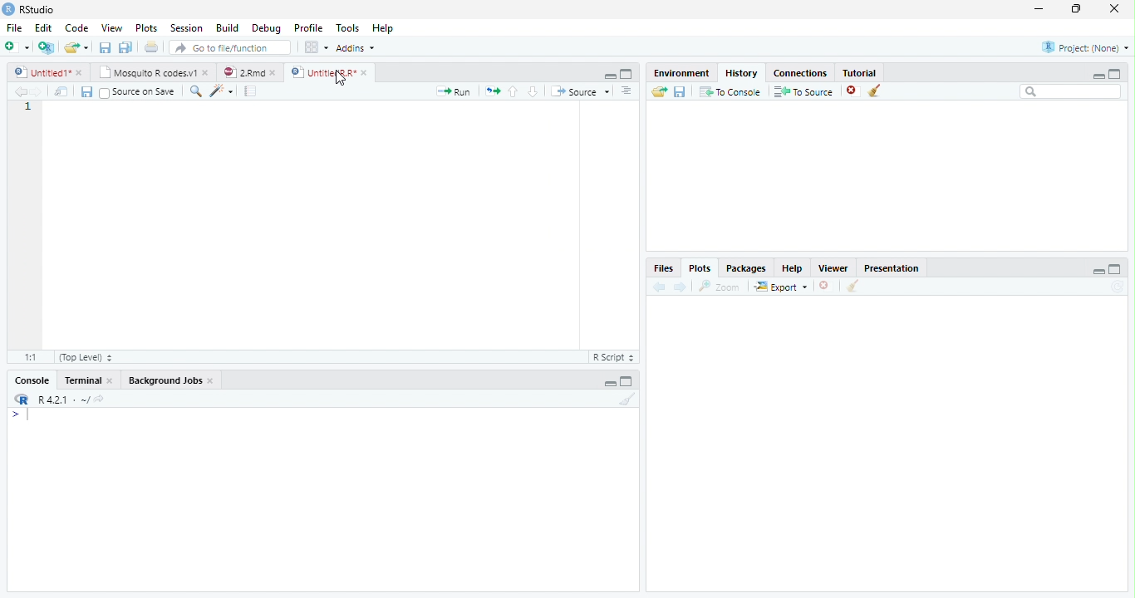  What do you see at coordinates (659, 287) in the screenshot?
I see `Previous plot` at bounding box center [659, 287].